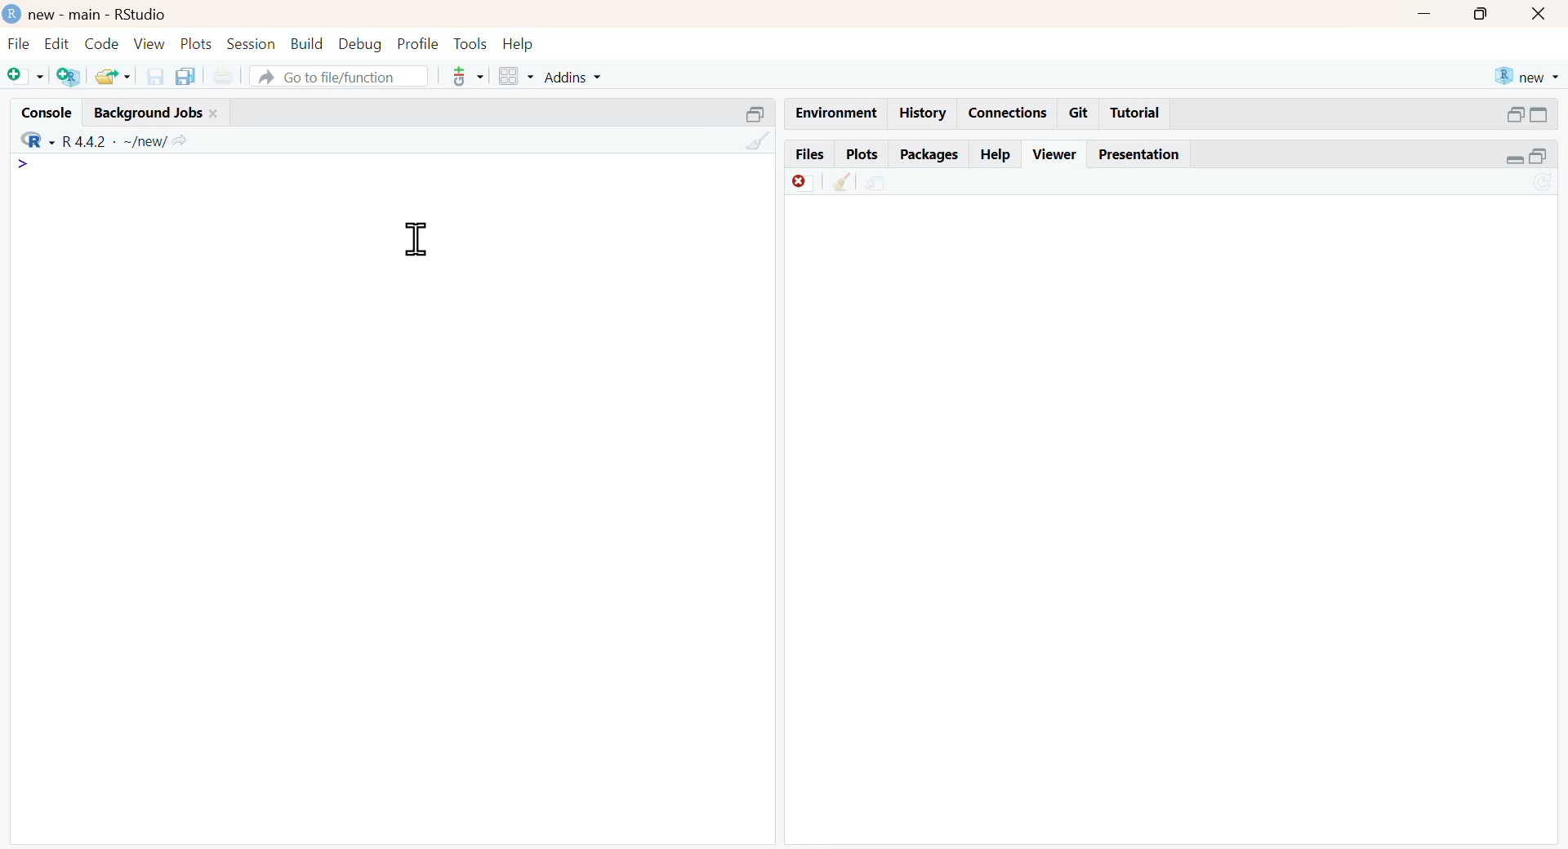 The width and height of the screenshot is (1568, 849). What do you see at coordinates (21, 73) in the screenshot?
I see `New file` at bounding box center [21, 73].